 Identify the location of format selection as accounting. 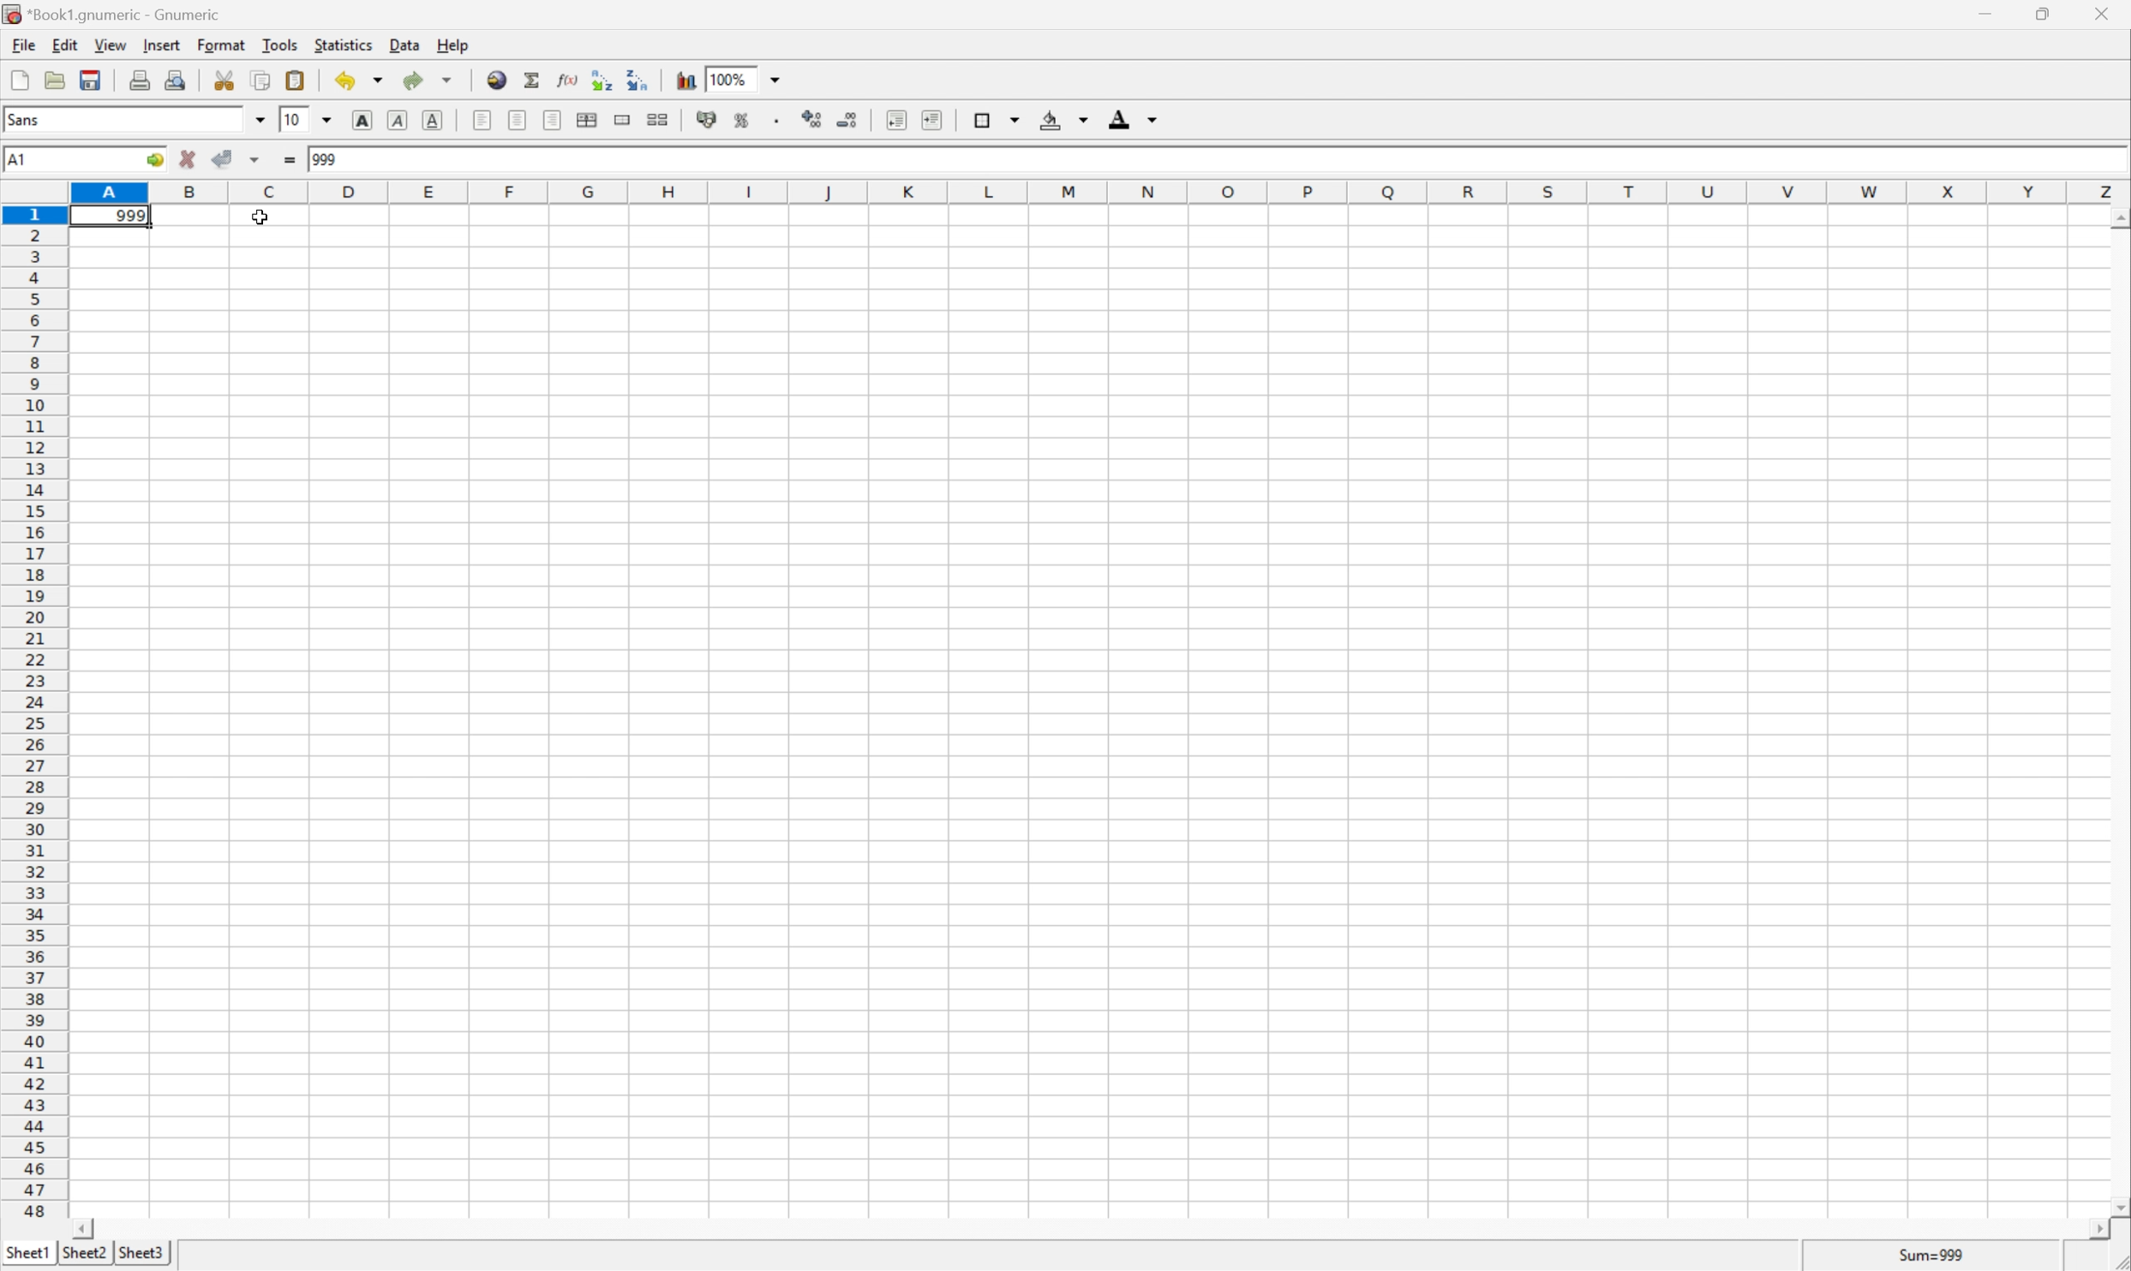
(709, 122).